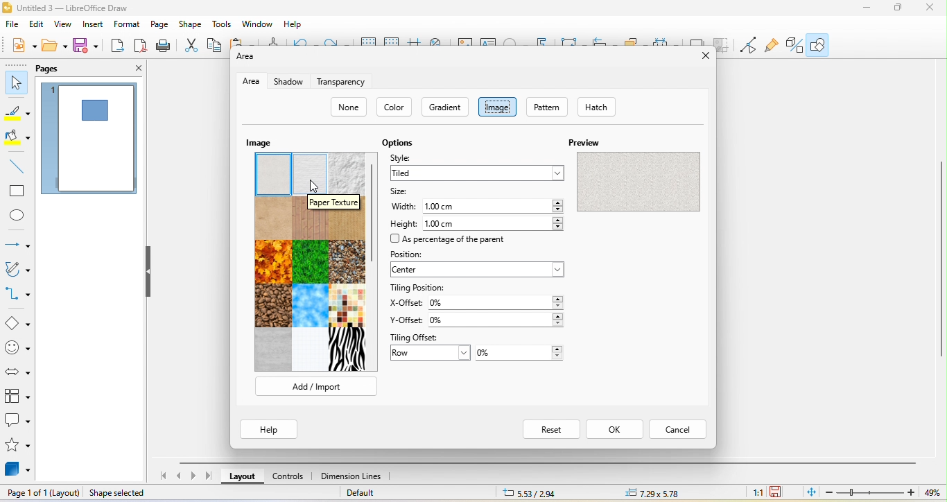 The height and width of the screenshot is (502, 947). Describe the element at coordinates (515, 41) in the screenshot. I see `special character` at that location.